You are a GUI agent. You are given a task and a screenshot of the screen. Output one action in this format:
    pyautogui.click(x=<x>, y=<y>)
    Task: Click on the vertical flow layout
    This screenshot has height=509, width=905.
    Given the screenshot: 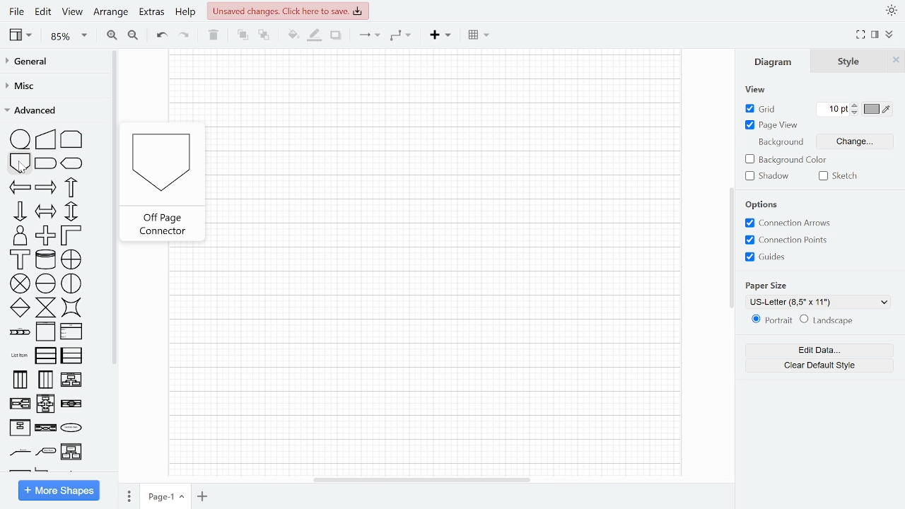 What is the action you would take?
    pyautogui.click(x=20, y=405)
    